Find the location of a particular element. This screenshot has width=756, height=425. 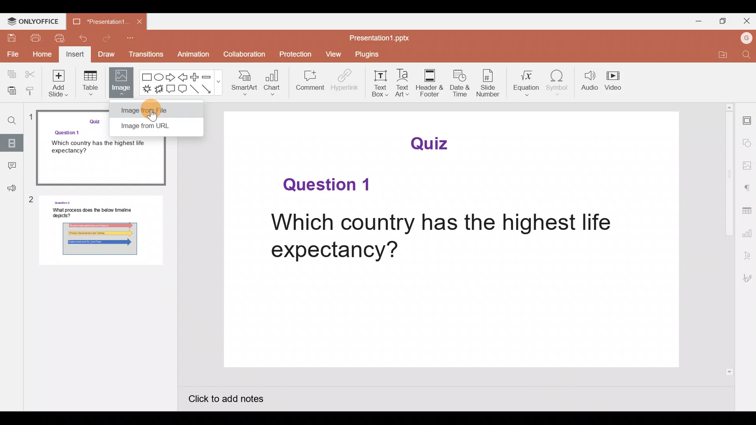

Right arrow is located at coordinates (172, 78).